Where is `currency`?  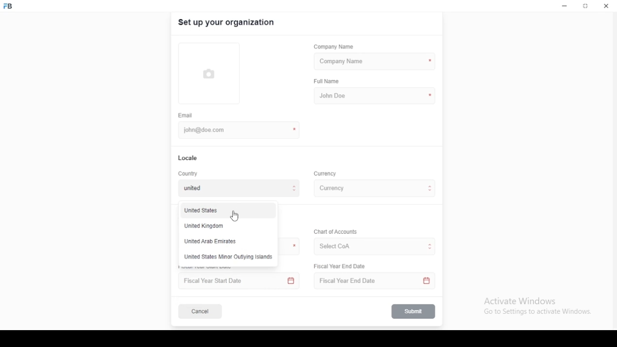
currency is located at coordinates (332, 188).